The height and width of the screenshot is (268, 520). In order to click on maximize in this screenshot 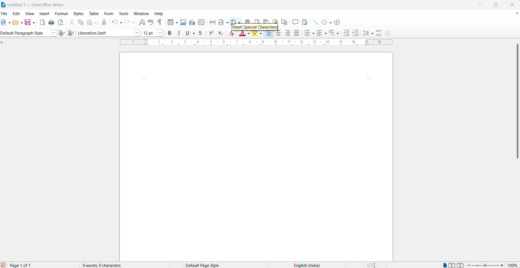, I will do `click(498, 4)`.